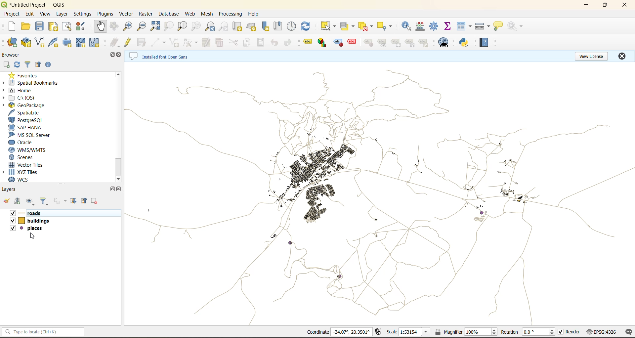 The height and width of the screenshot is (338, 635). I want to click on scrollbar, so click(119, 168).